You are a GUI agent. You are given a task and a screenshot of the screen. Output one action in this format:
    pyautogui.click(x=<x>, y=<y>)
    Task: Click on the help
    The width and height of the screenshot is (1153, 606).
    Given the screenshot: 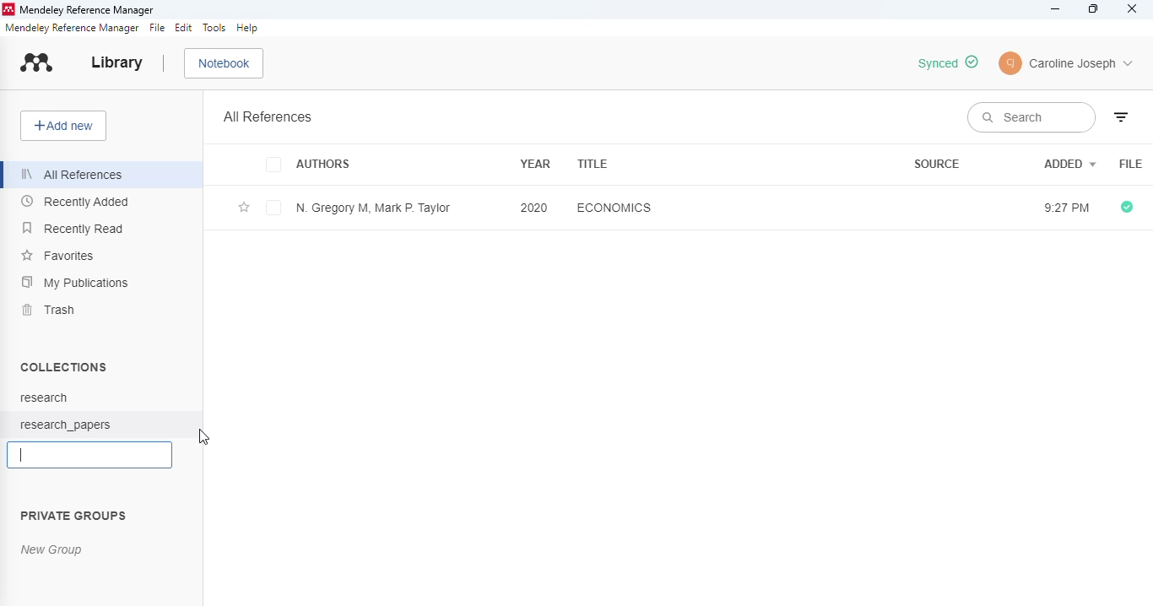 What is the action you would take?
    pyautogui.click(x=247, y=28)
    